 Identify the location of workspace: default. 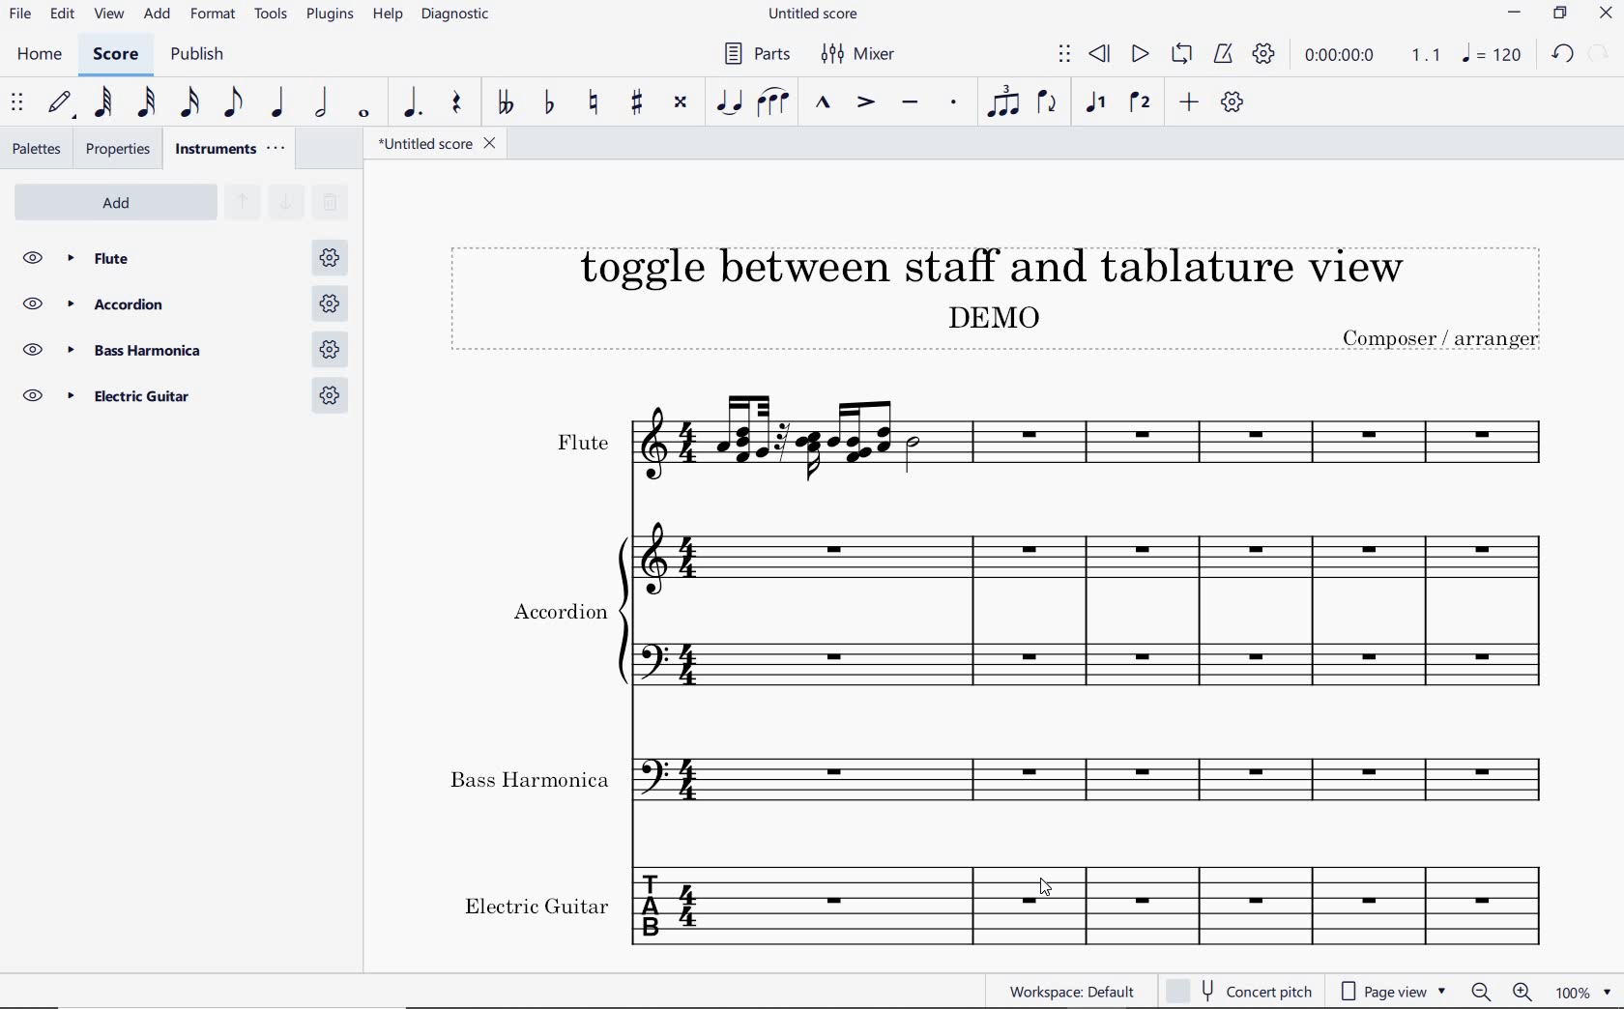
(1073, 991).